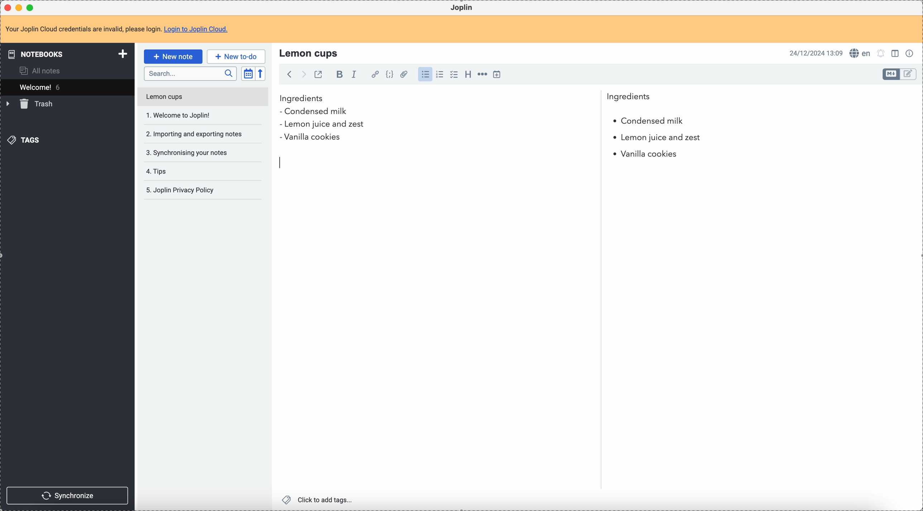  Describe the element at coordinates (816, 53) in the screenshot. I see `date and hour` at that location.